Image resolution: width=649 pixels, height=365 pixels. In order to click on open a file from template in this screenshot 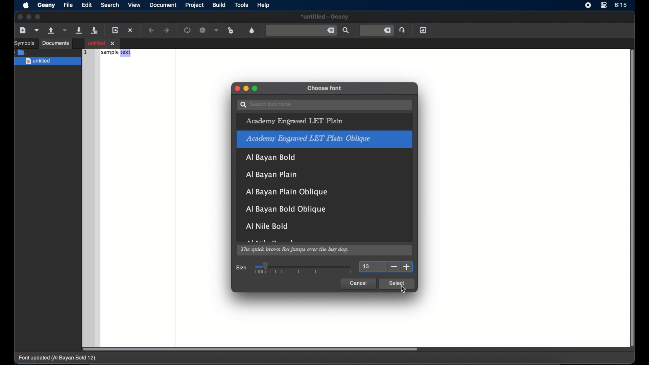, I will do `click(38, 30)`.